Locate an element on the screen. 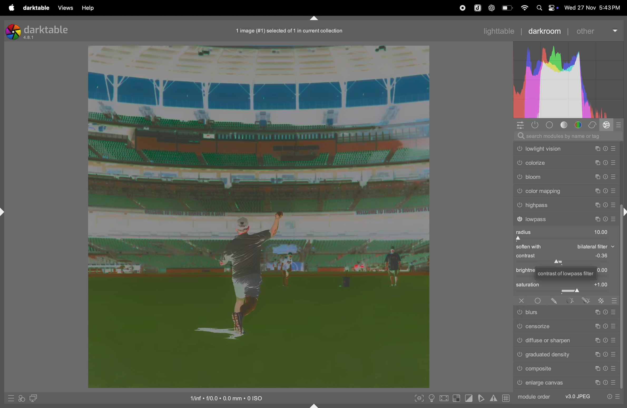 The width and height of the screenshot is (627, 408). blurs is located at coordinates (565, 313).